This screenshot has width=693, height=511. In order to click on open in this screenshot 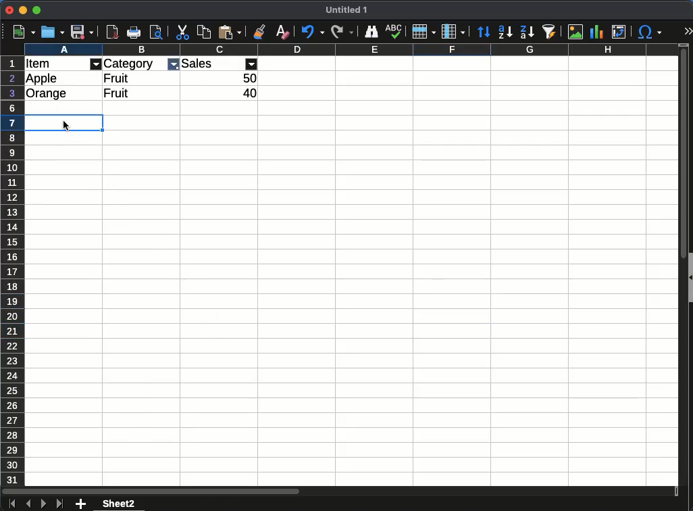, I will do `click(53, 32)`.